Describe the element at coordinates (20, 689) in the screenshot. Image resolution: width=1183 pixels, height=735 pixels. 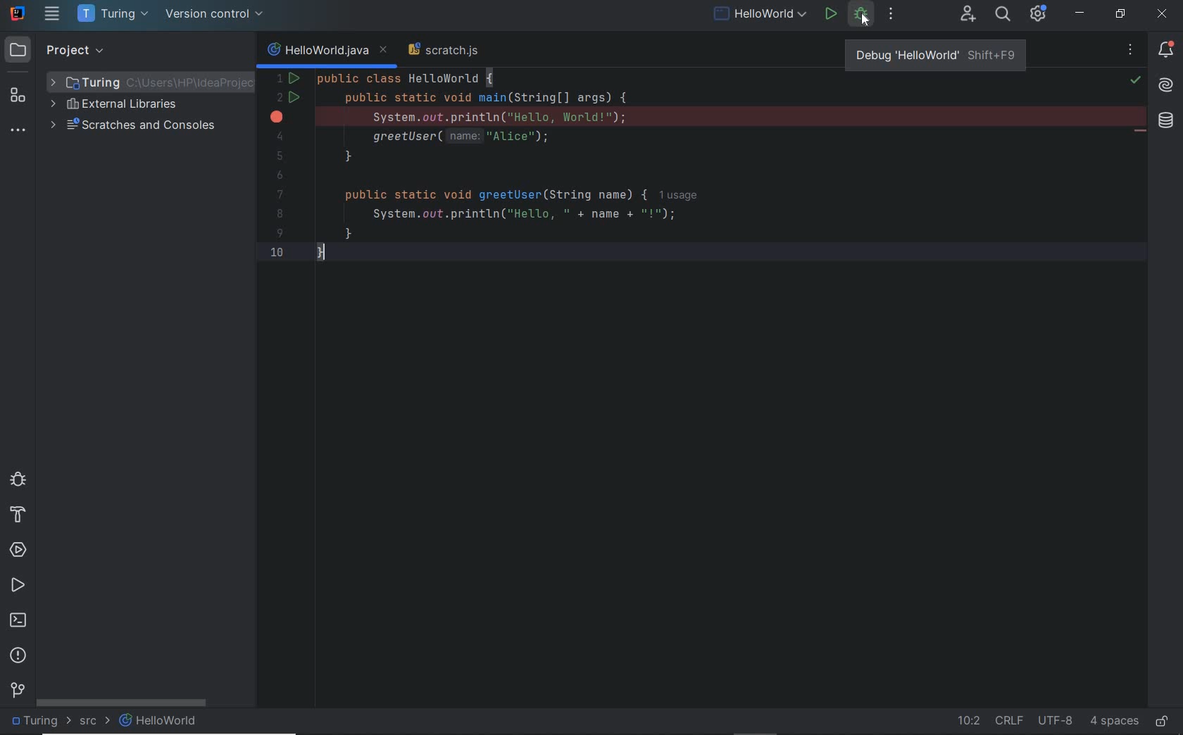
I see `Git` at that location.